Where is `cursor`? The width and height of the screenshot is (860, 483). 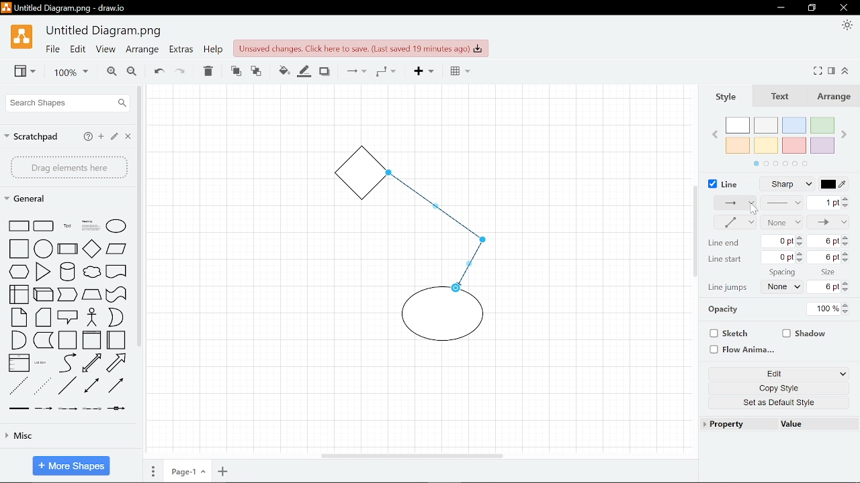 cursor is located at coordinates (753, 210).